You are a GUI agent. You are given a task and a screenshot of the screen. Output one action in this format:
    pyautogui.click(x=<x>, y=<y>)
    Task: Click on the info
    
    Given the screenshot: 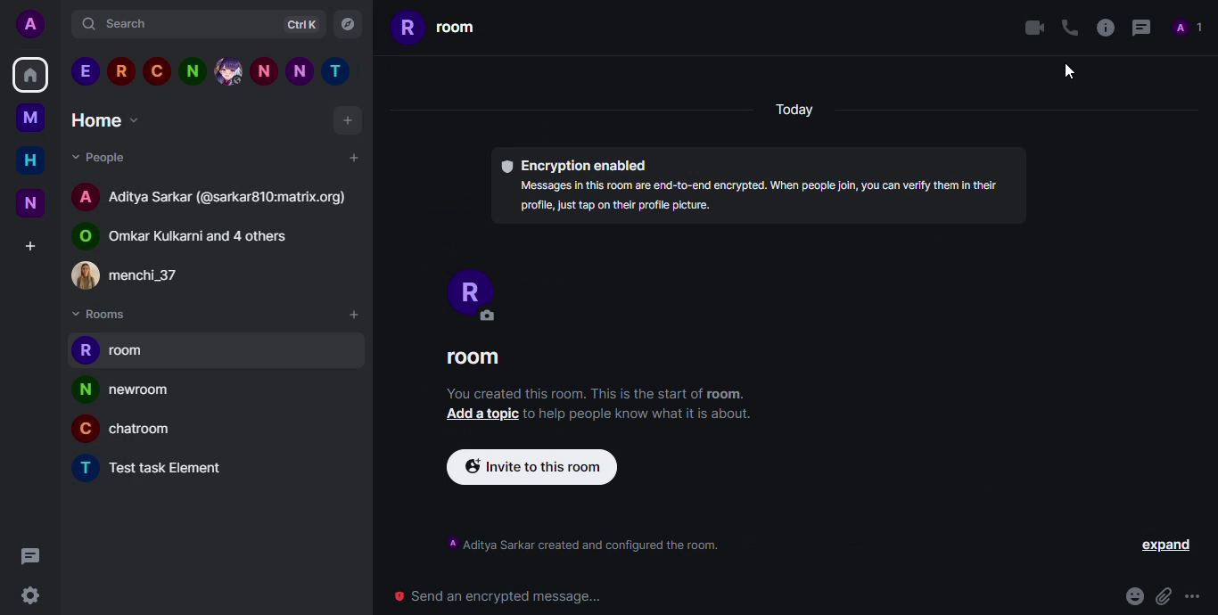 What is the action you would take?
    pyautogui.click(x=1104, y=26)
    